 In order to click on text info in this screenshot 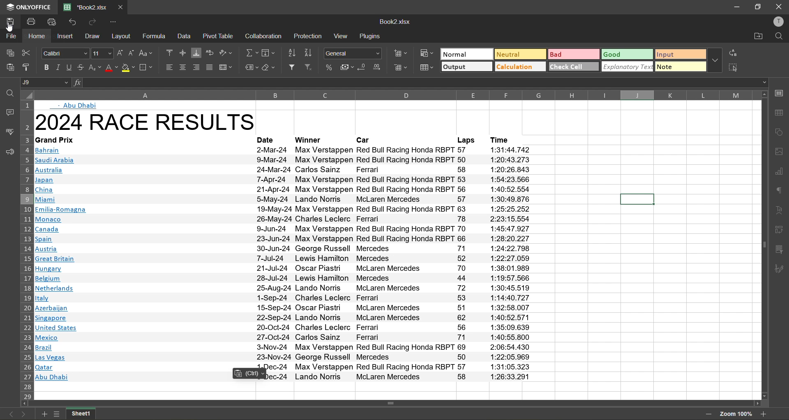, I will do `click(288, 150)`.